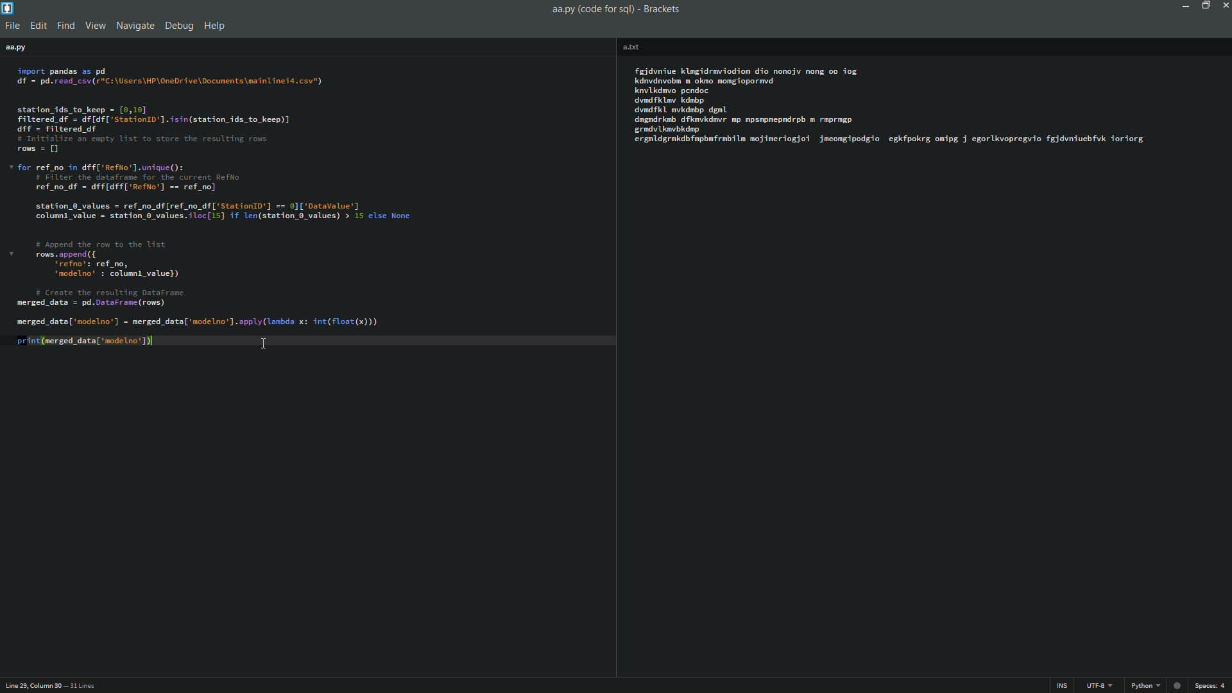 This screenshot has height=693, width=1232. What do you see at coordinates (1061, 684) in the screenshot?
I see `ins` at bounding box center [1061, 684].